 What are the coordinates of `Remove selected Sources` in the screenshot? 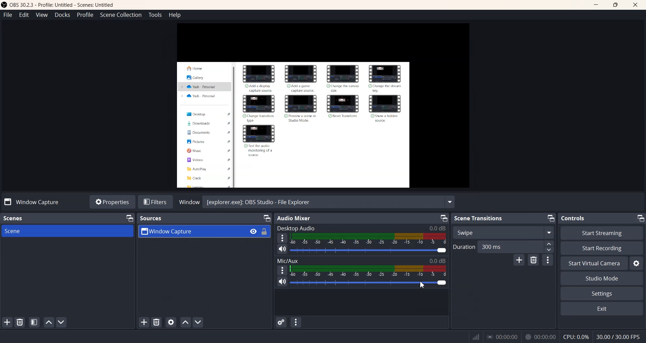 It's located at (157, 322).